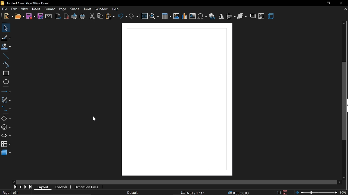 The height and width of the screenshot is (195, 348). What do you see at coordinates (6, 92) in the screenshot?
I see `line and arrows` at bounding box center [6, 92].